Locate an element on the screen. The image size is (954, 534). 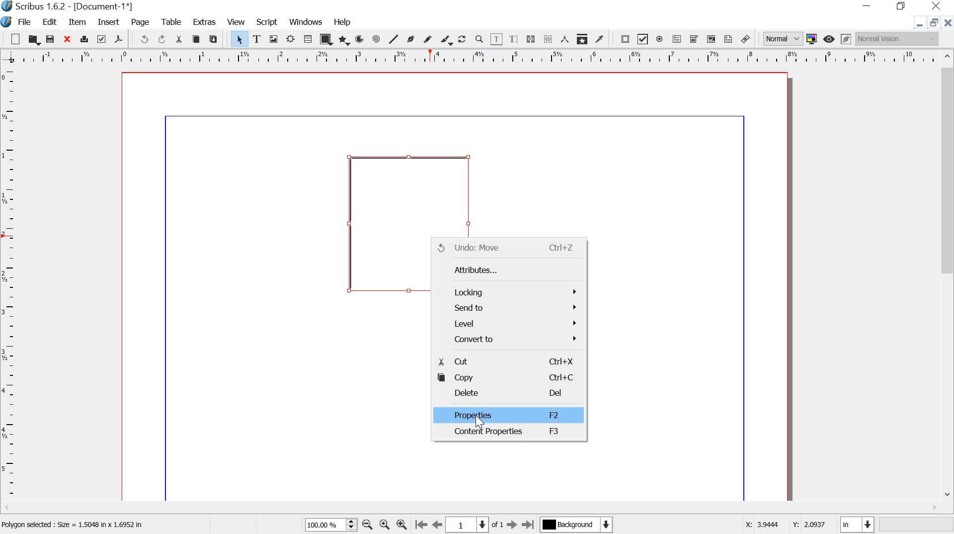
script is located at coordinates (266, 22).